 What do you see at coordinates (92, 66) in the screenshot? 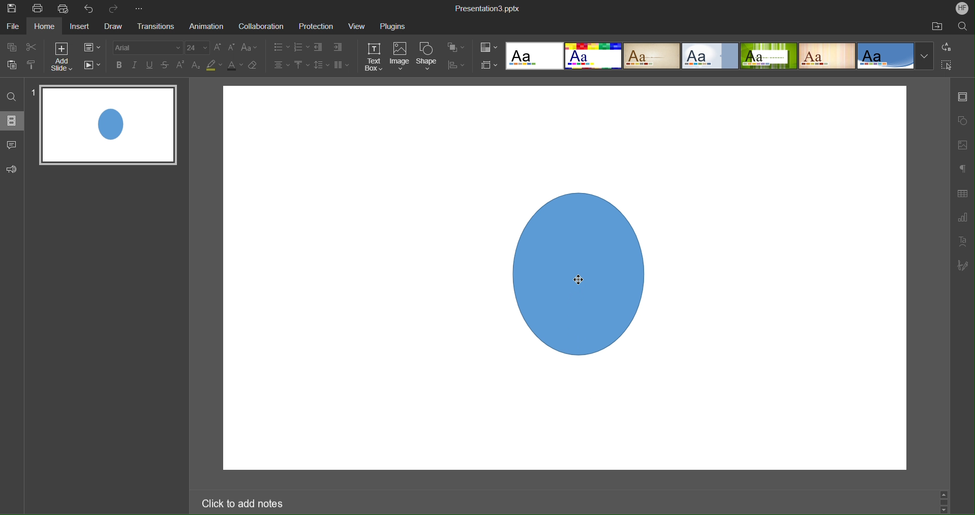
I see `Playback` at bounding box center [92, 66].